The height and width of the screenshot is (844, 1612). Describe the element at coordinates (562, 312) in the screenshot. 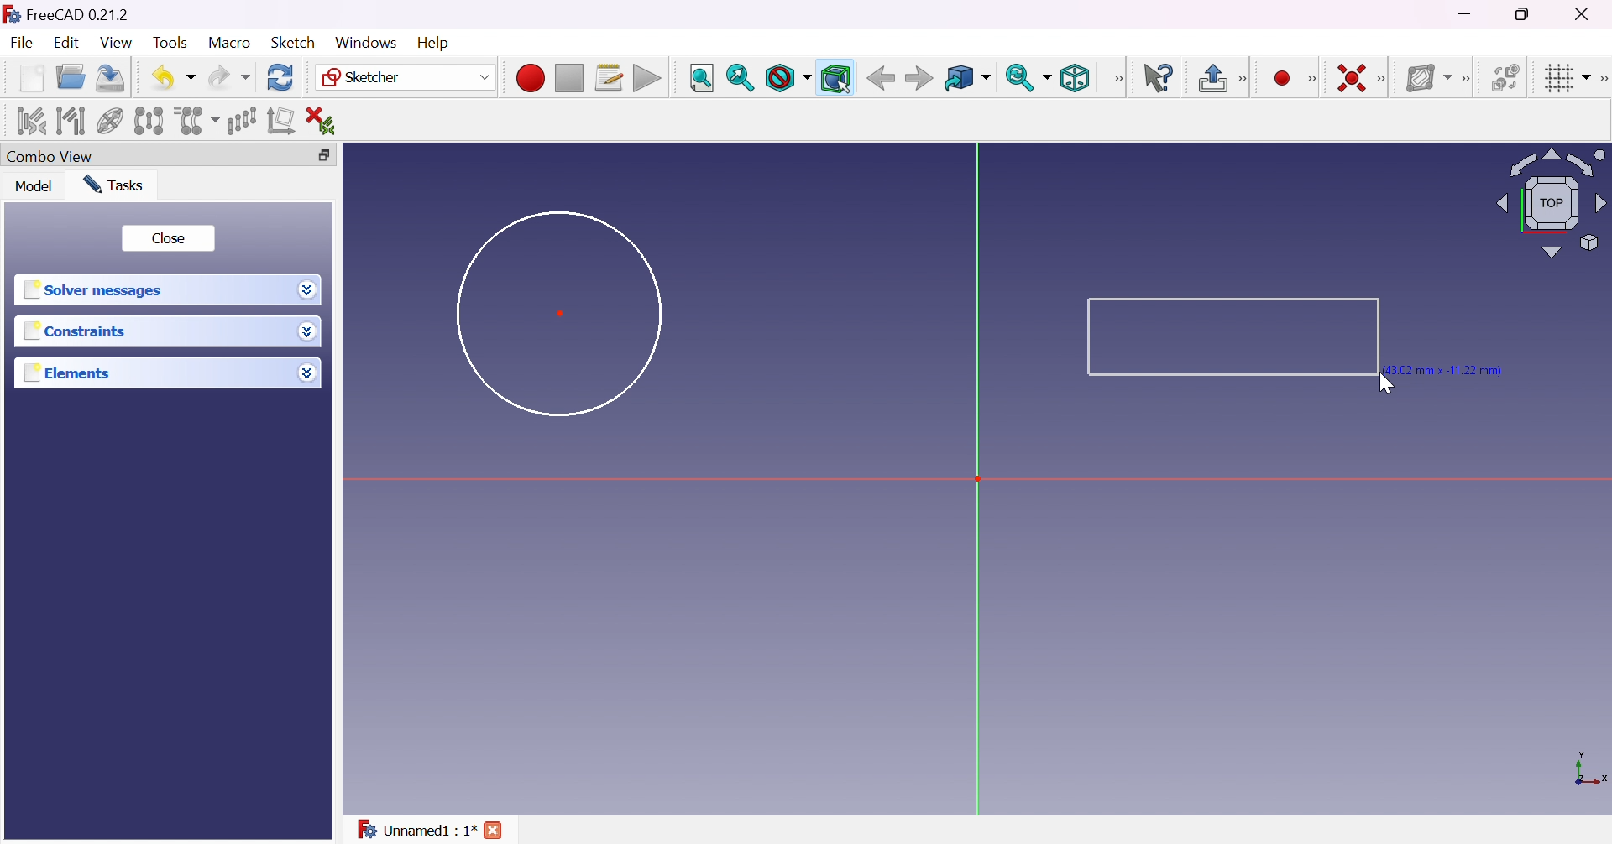

I see `Dot` at that location.